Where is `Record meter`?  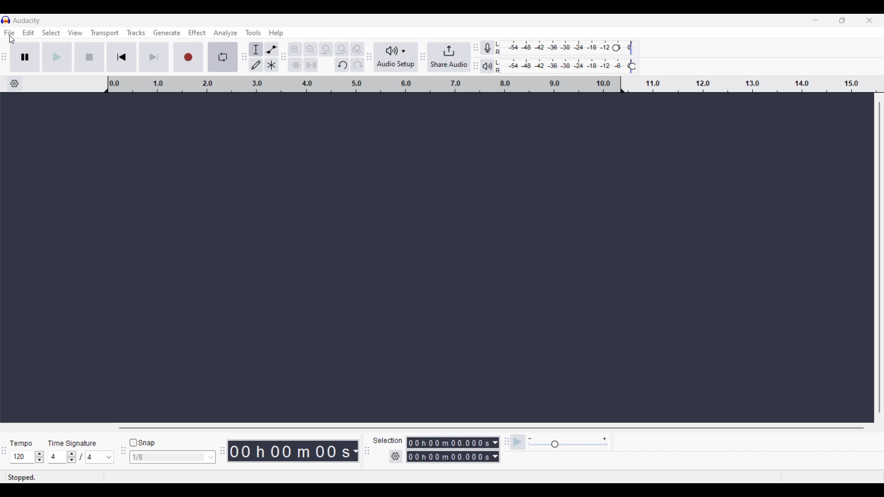
Record meter is located at coordinates (494, 47).